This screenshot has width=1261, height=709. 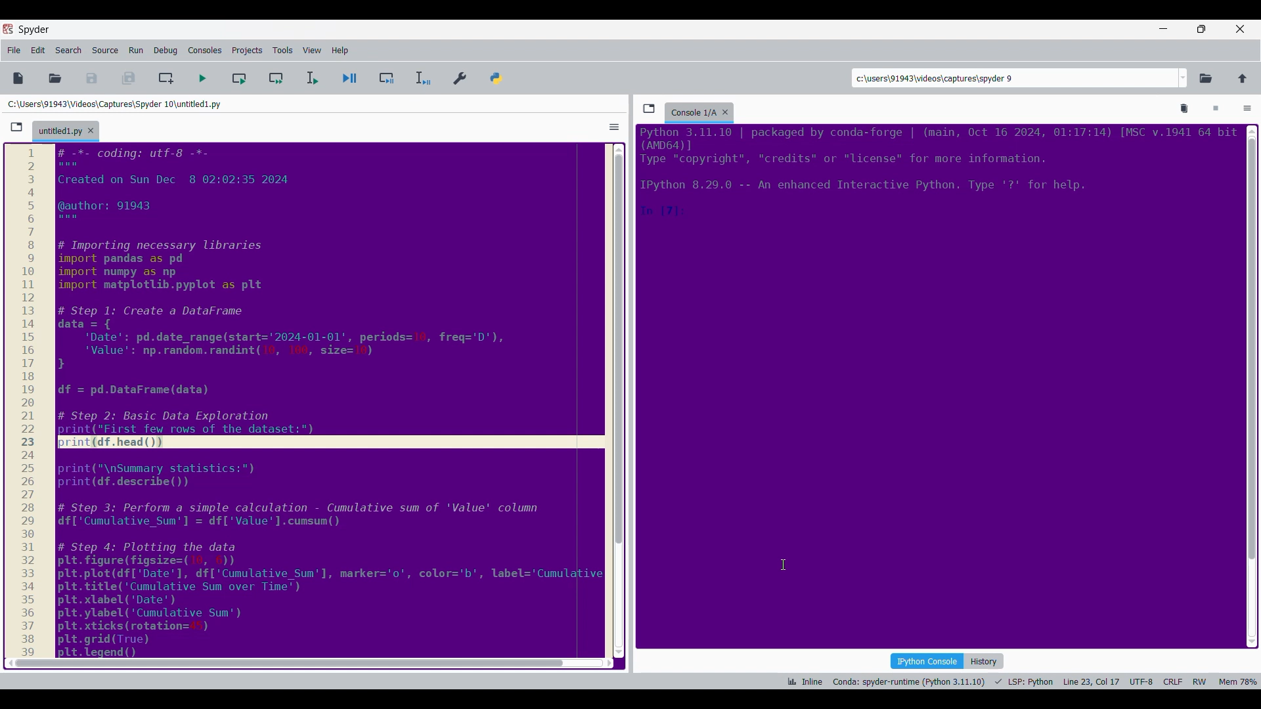 What do you see at coordinates (205, 51) in the screenshot?
I see `Consoles menu` at bounding box center [205, 51].